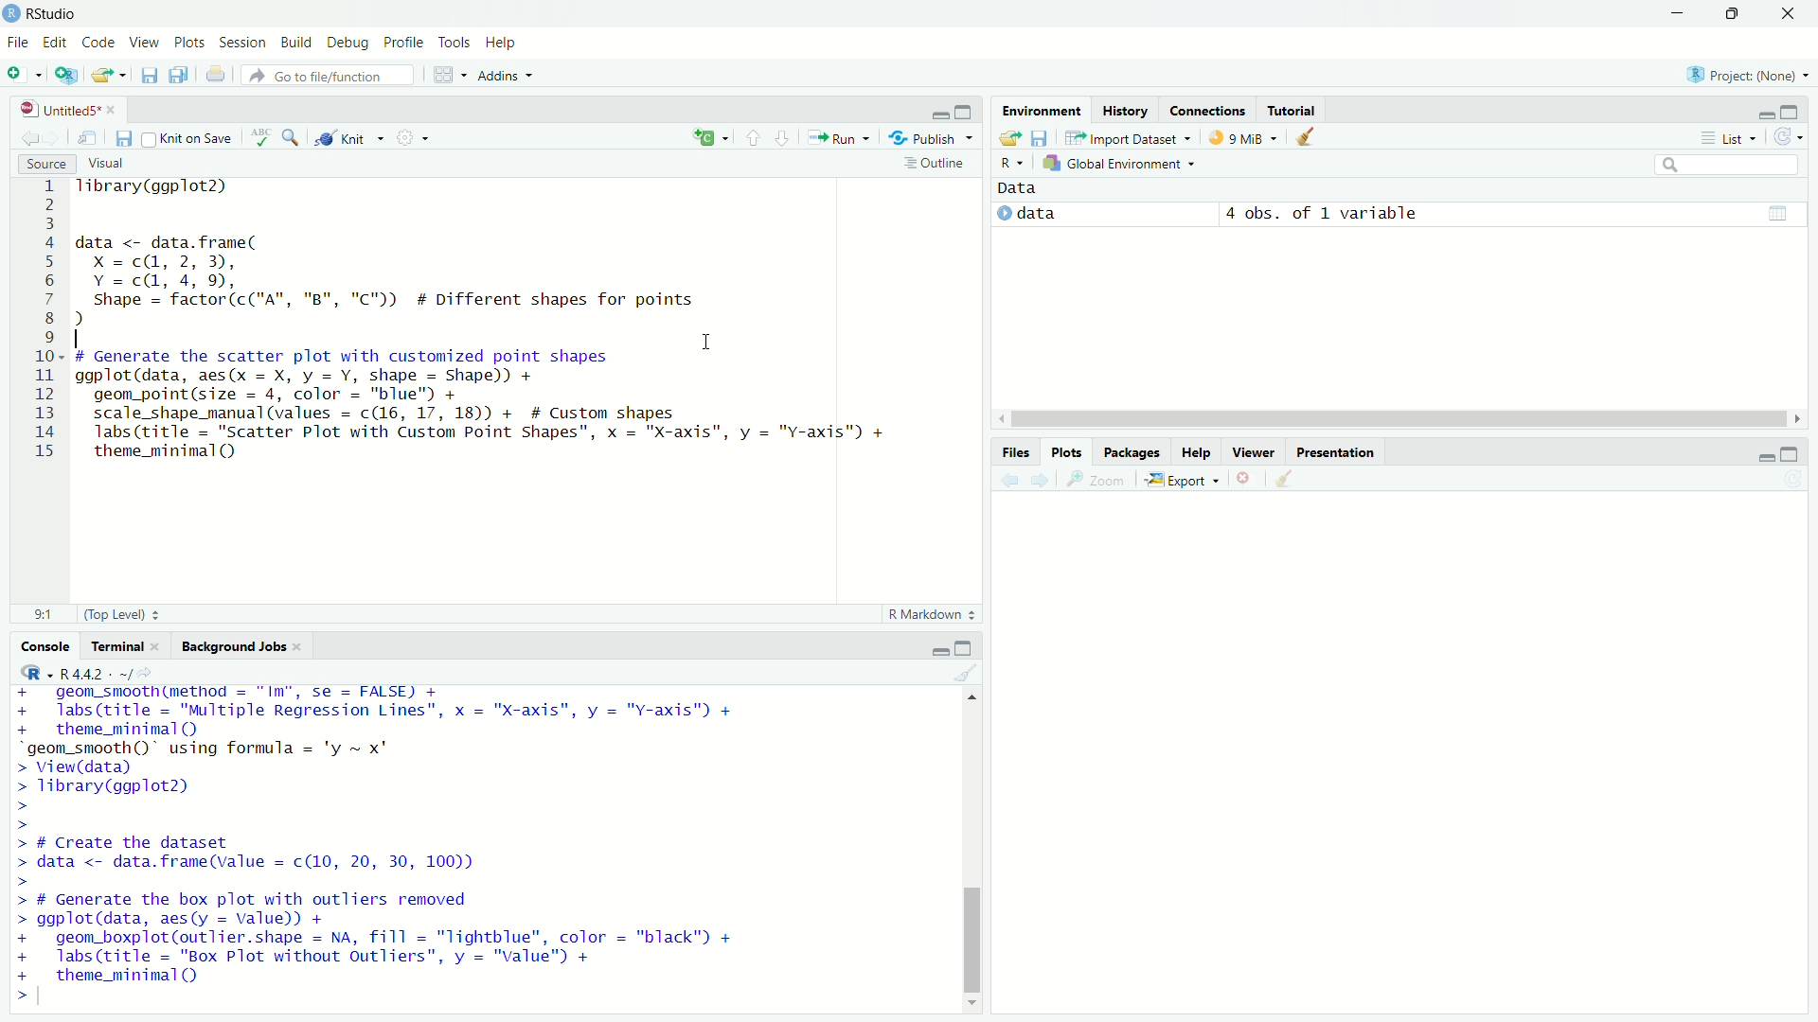 This screenshot has height=1022, width=1818. What do you see at coordinates (1128, 138) in the screenshot?
I see `Import Dataset` at bounding box center [1128, 138].